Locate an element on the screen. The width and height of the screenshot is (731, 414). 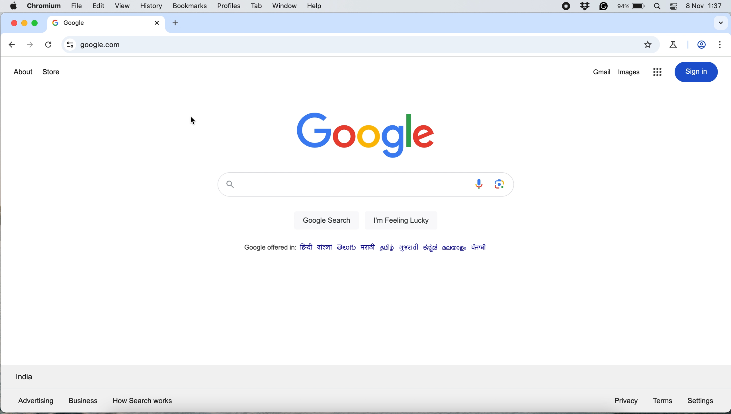
chromium is located at coordinates (43, 7).